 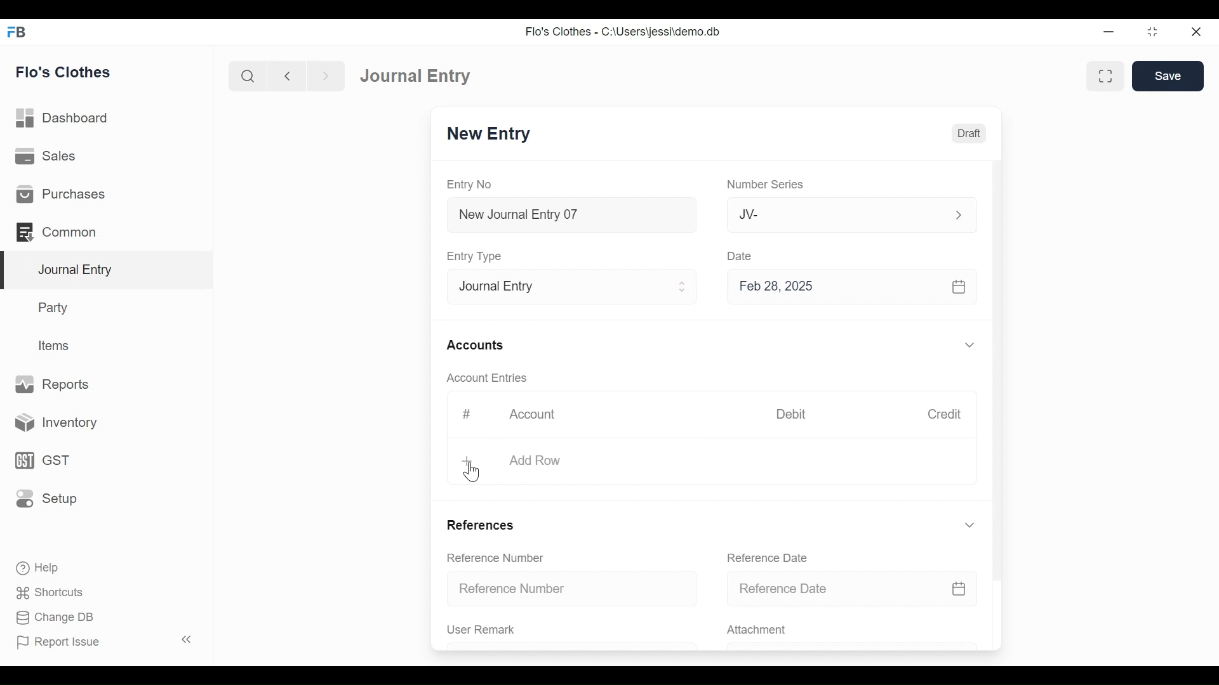 What do you see at coordinates (53, 383) in the screenshot?
I see `Reports` at bounding box center [53, 383].